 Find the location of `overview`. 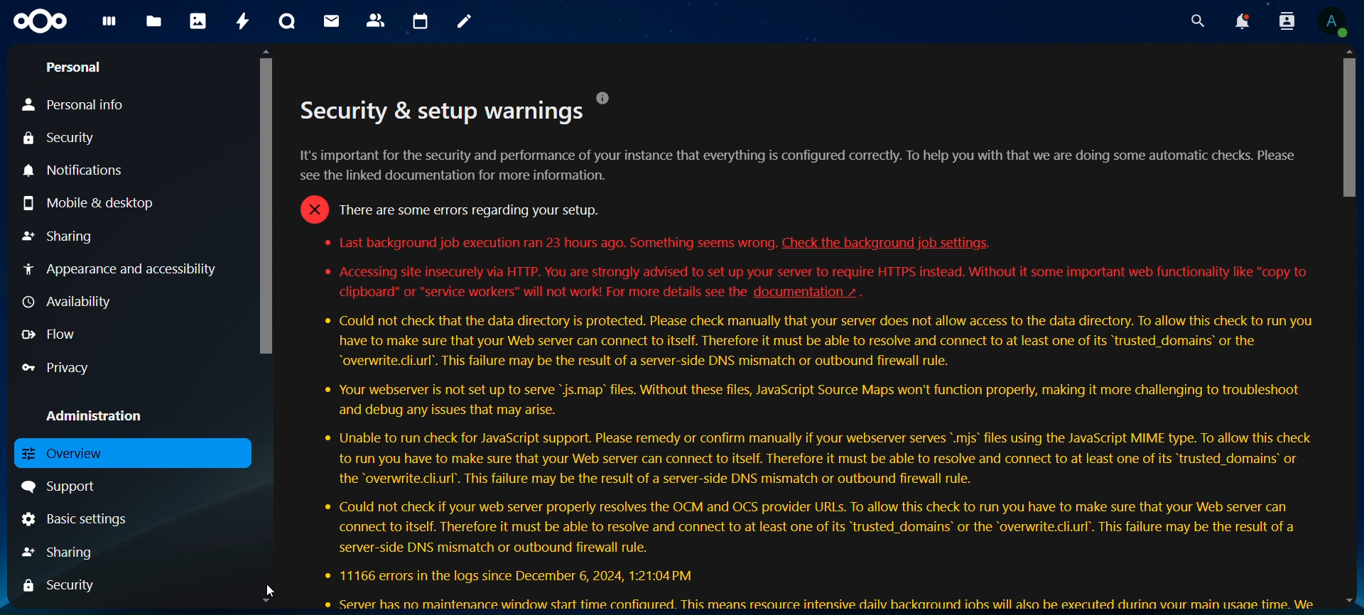

overview is located at coordinates (67, 453).